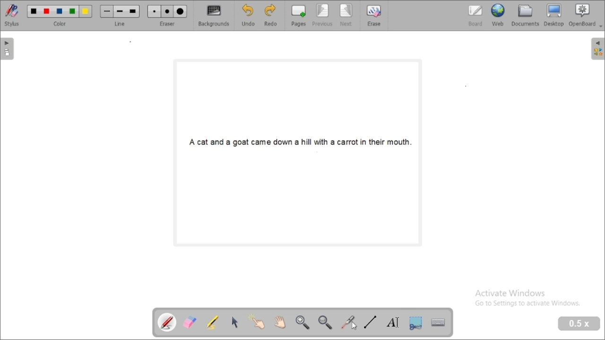  Describe the element at coordinates (298, 16) in the screenshot. I see `pages` at that location.